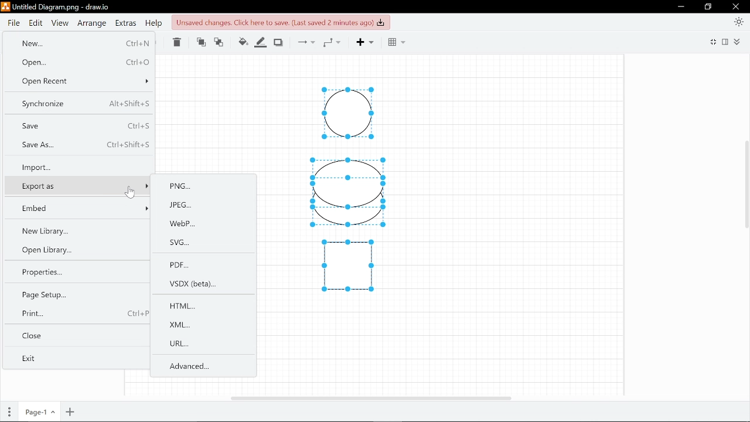  Describe the element at coordinates (206, 225) in the screenshot. I see `WebP` at that location.